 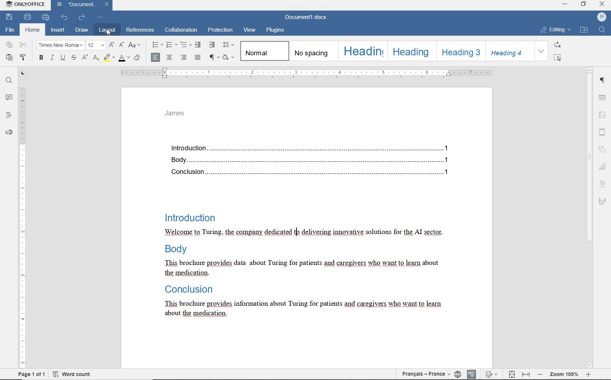 What do you see at coordinates (8, 58) in the screenshot?
I see `paste` at bounding box center [8, 58].